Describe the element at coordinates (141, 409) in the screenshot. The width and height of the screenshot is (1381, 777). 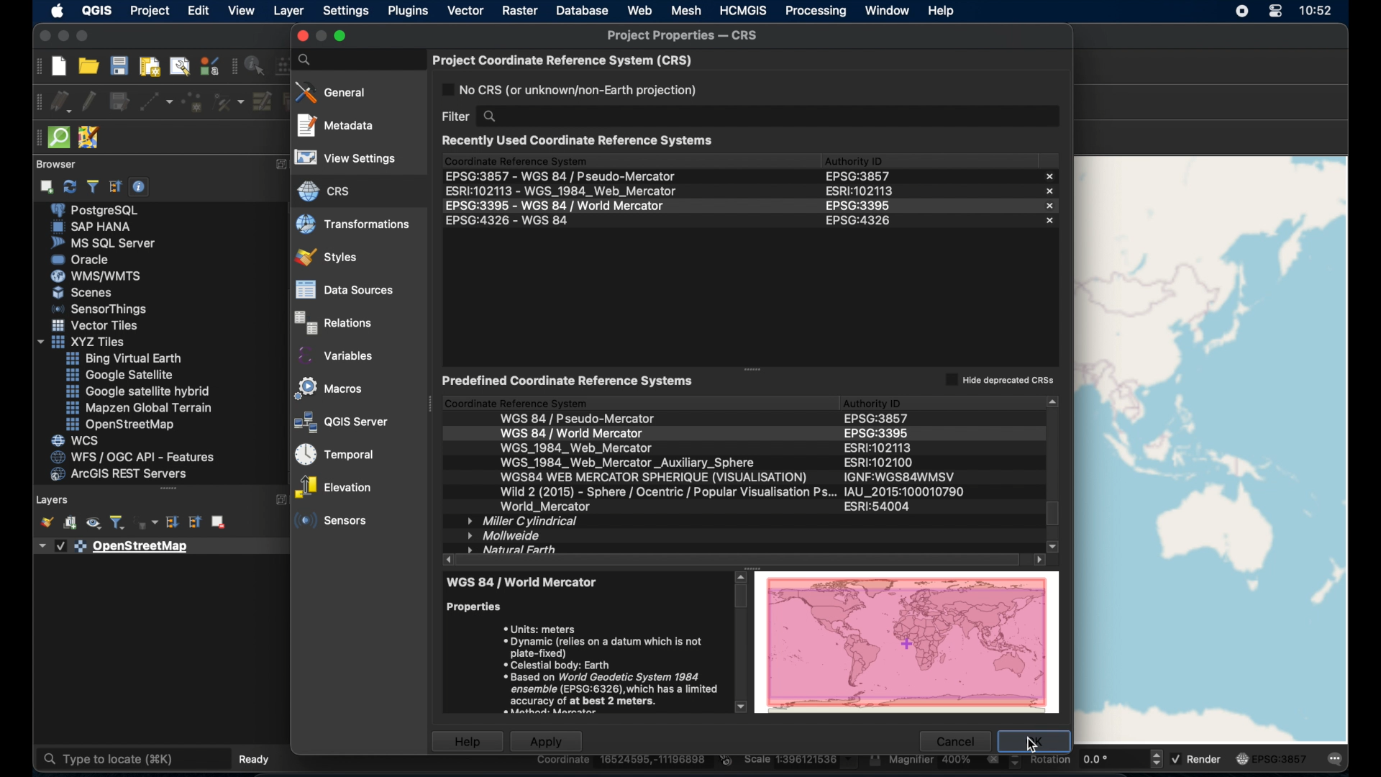
I see `mapzen global terrain` at that location.